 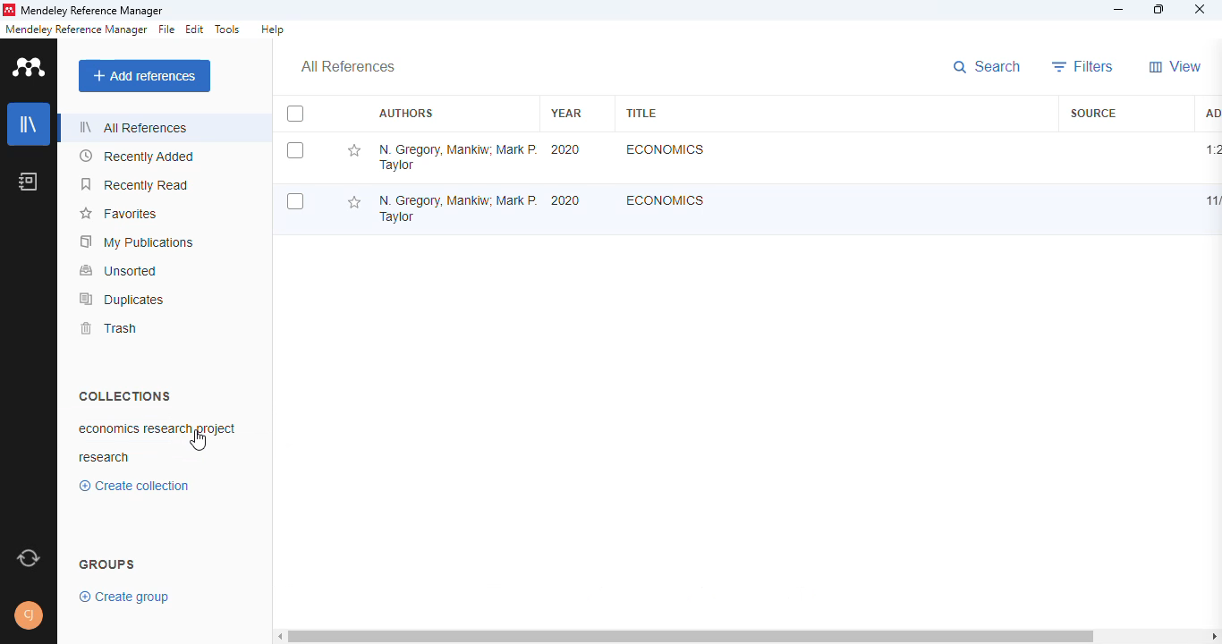 What do you see at coordinates (166, 30) in the screenshot?
I see `file` at bounding box center [166, 30].